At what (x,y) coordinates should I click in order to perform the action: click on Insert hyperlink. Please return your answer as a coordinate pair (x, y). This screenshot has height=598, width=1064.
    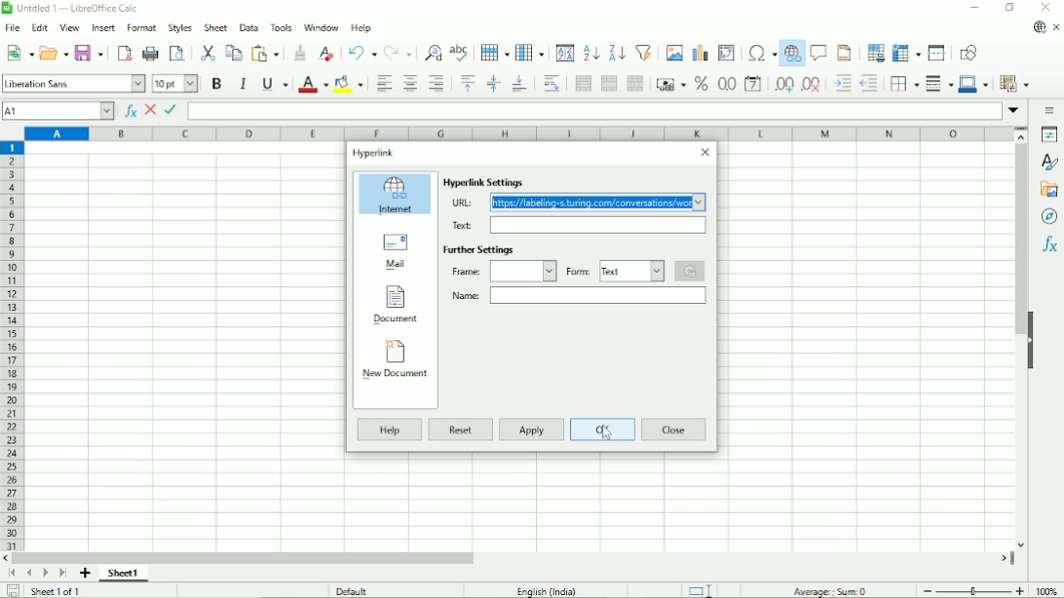
    Looking at the image, I should click on (792, 55).